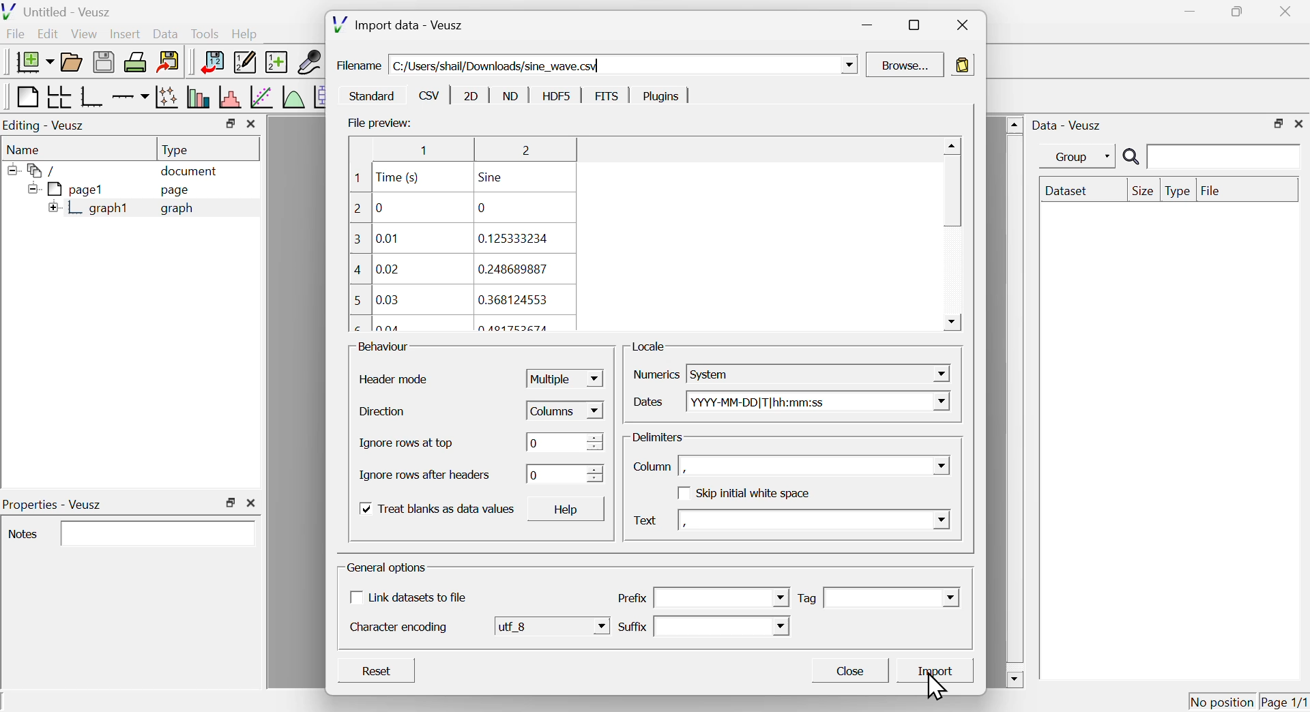 The height and width of the screenshot is (712, 1310). Describe the element at coordinates (169, 63) in the screenshot. I see `export to graphic formats` at that location.